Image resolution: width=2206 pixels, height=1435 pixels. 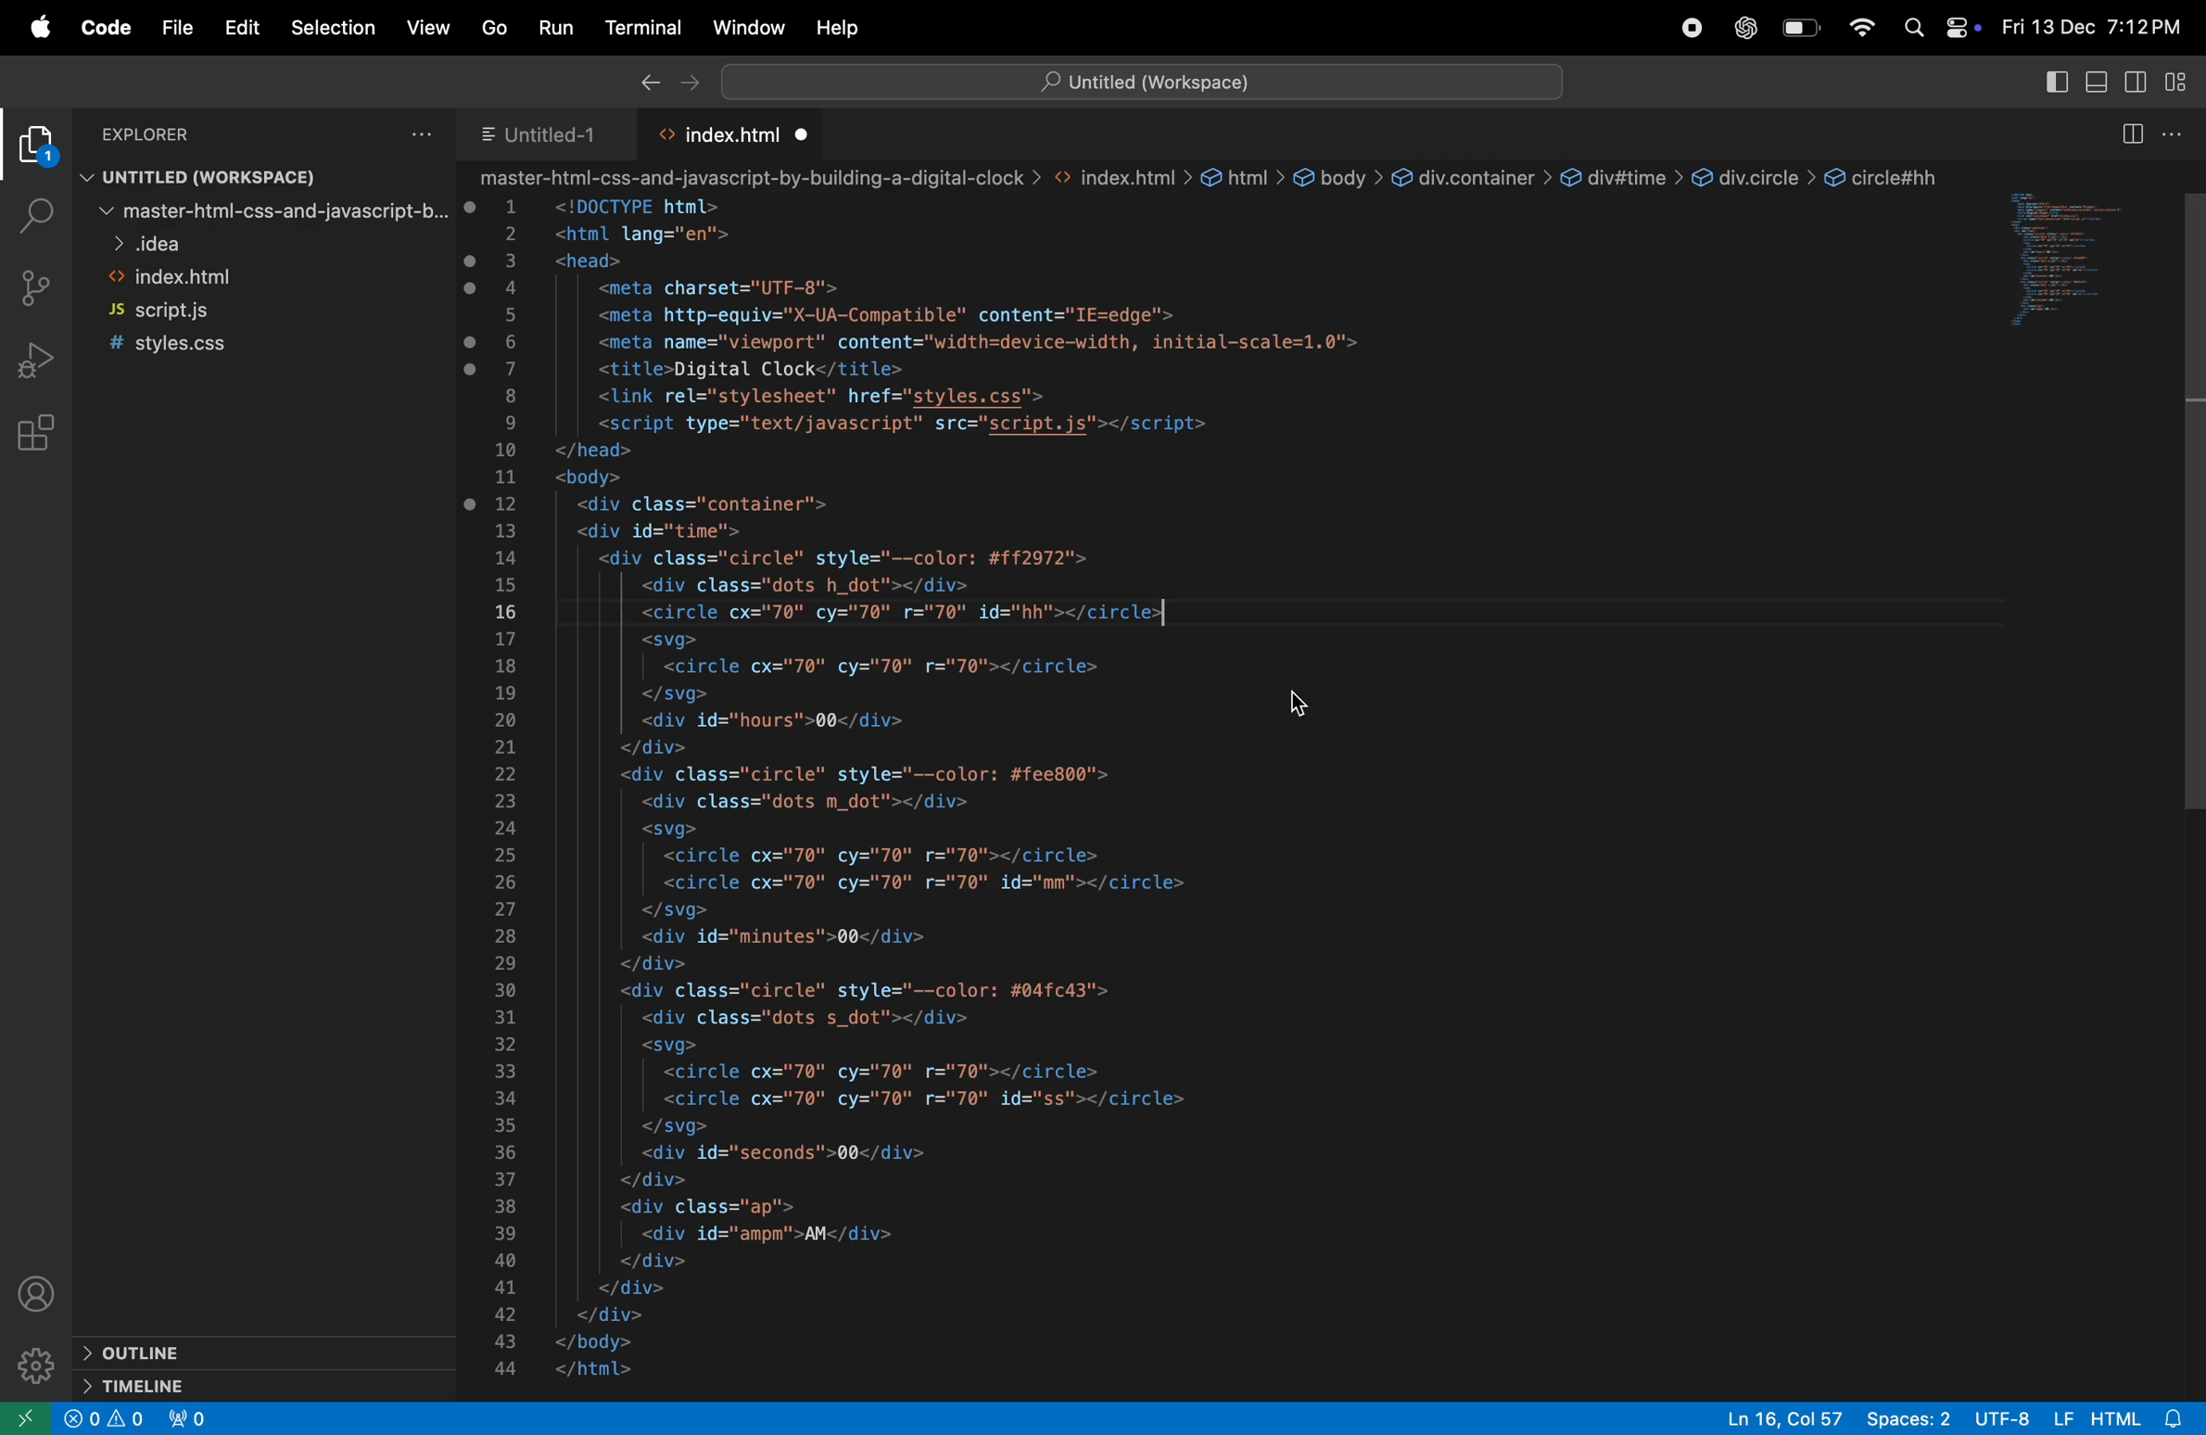 What do you see at coordinates (257, 247) in the screenshot?
I see `idea` at bounding box center [257, 247].